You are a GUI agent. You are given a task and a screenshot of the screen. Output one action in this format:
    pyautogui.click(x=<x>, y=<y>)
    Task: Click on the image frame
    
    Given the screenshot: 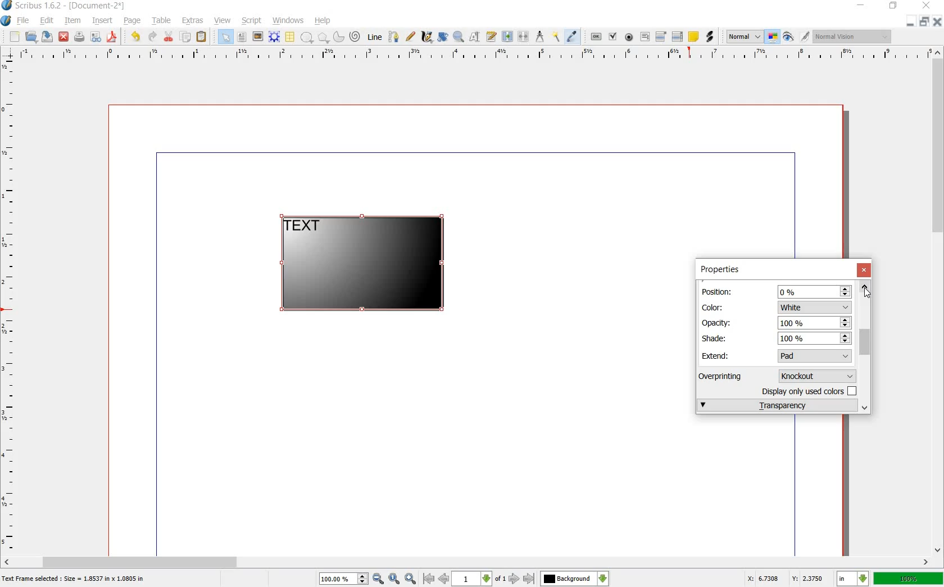 What is the action you would take?
    pyautogui.click(x=257, y=37)
    